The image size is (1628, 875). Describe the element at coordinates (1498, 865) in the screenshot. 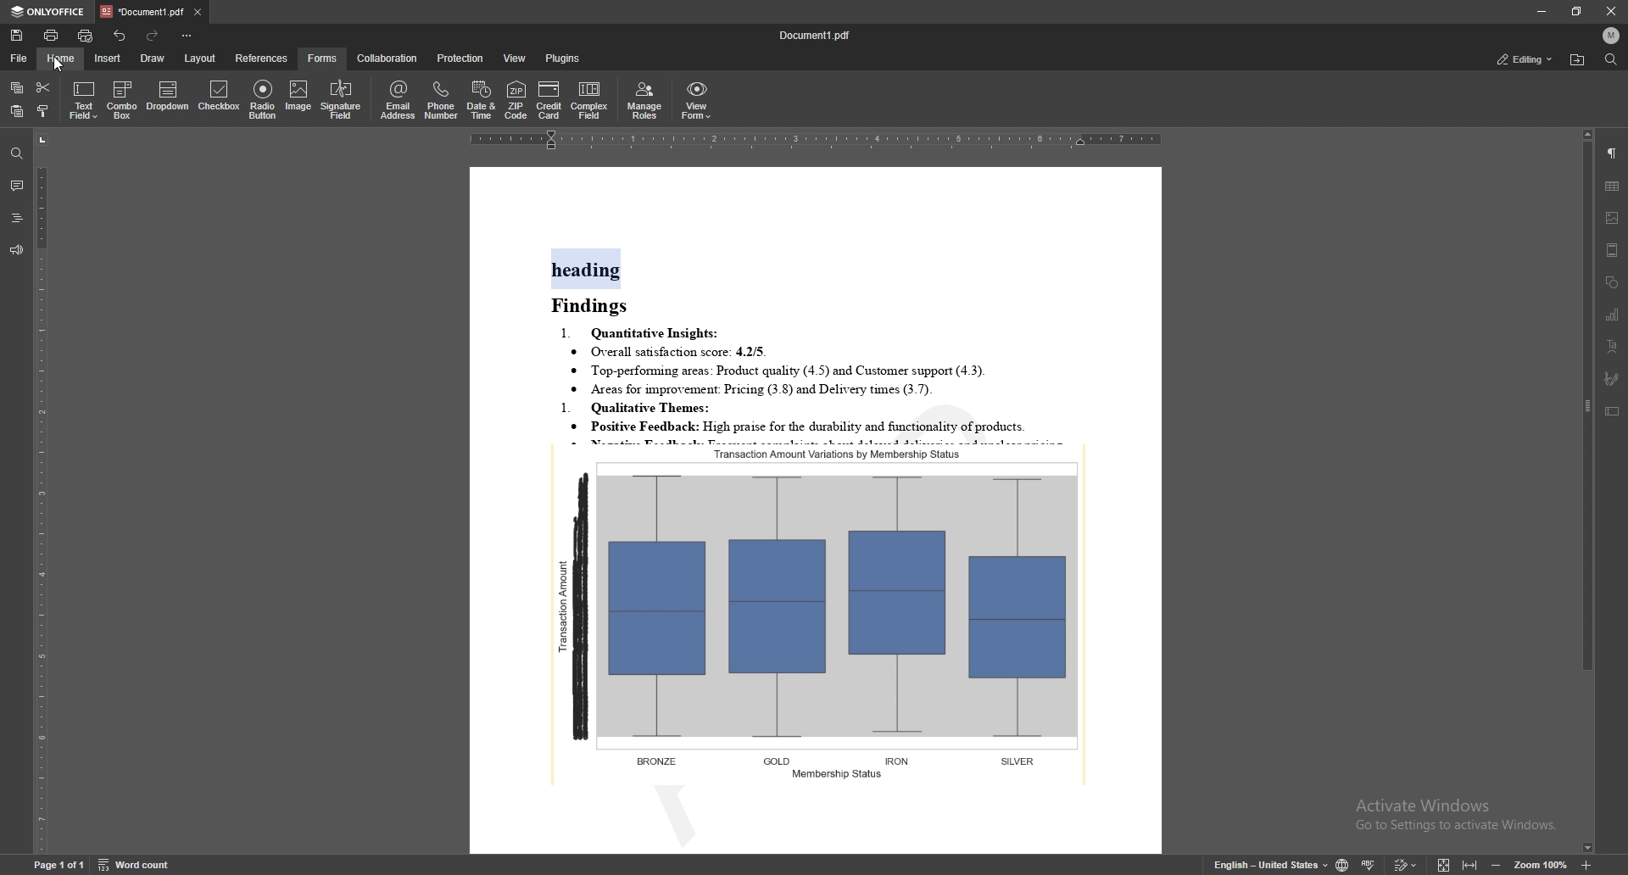

I see `zoom out` at that location.